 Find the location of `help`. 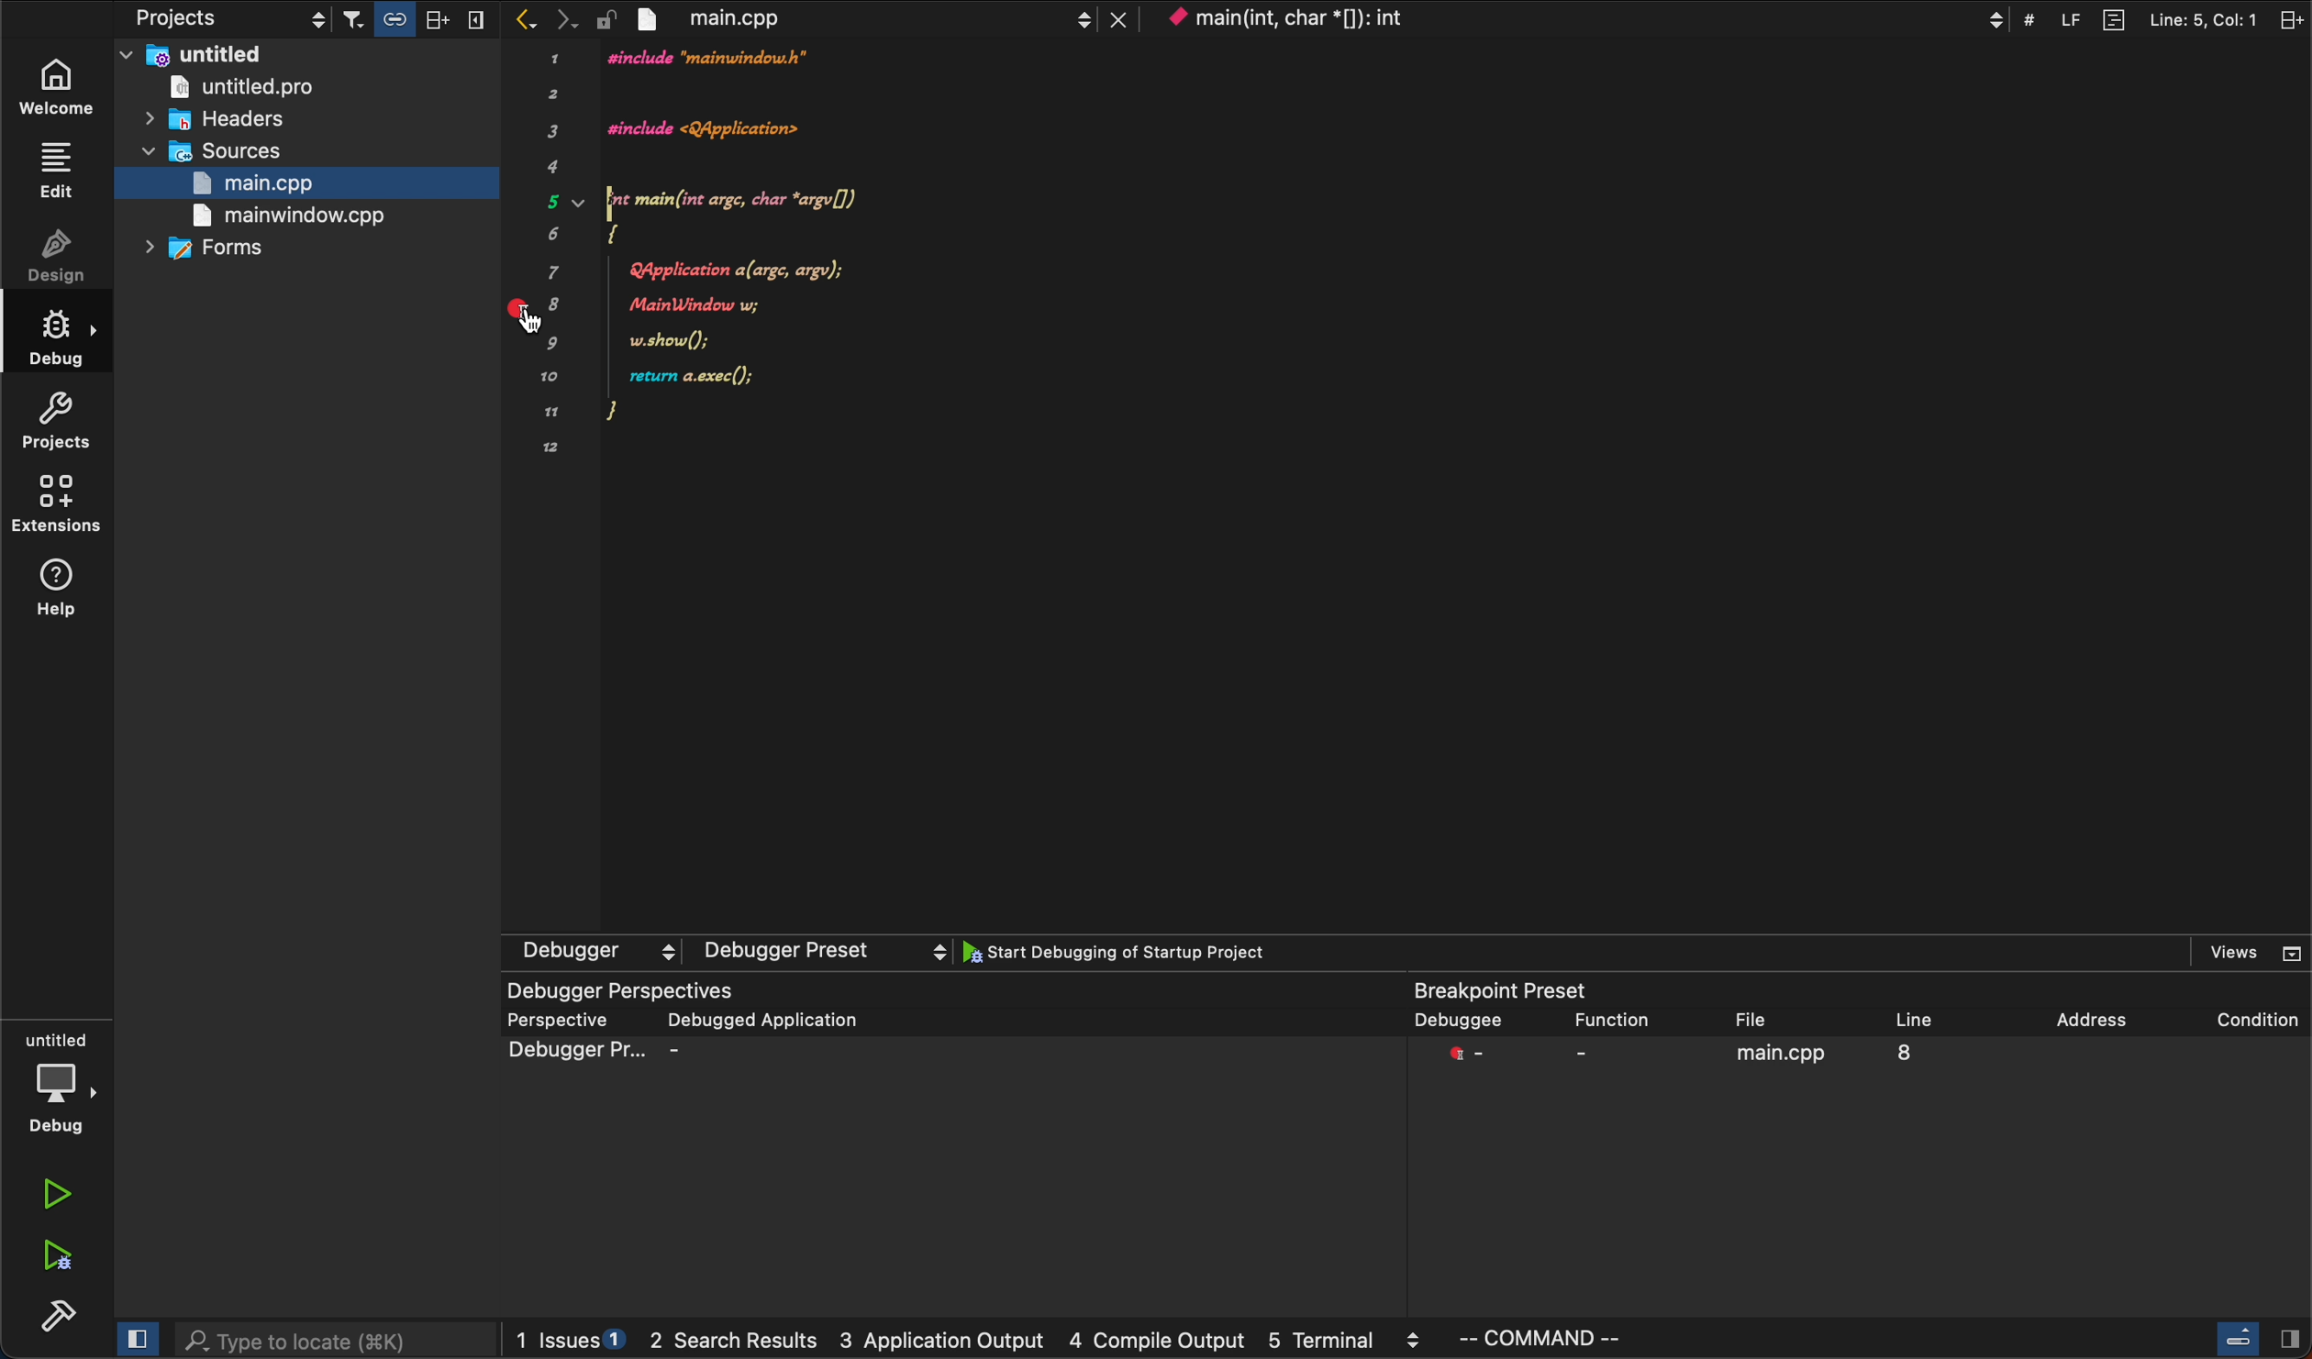

help is located at coordinates (61, 587).